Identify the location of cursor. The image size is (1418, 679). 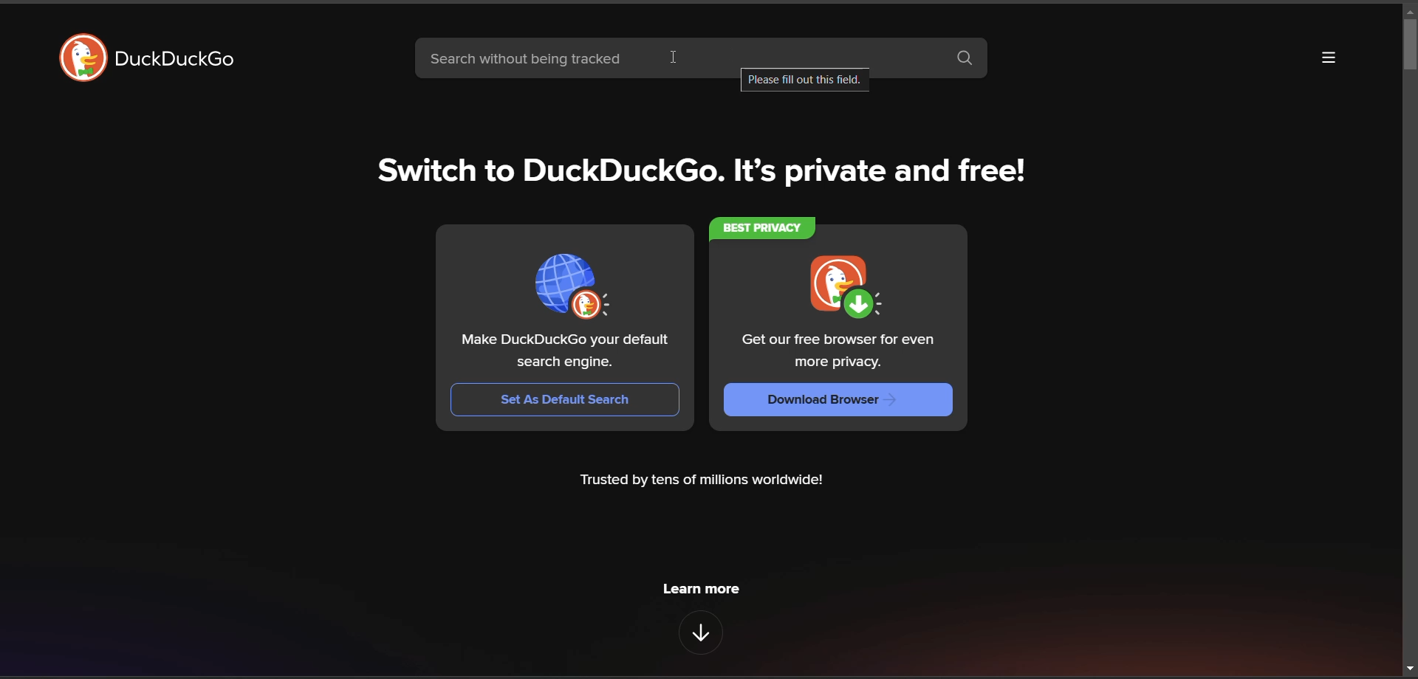
(674, 61).